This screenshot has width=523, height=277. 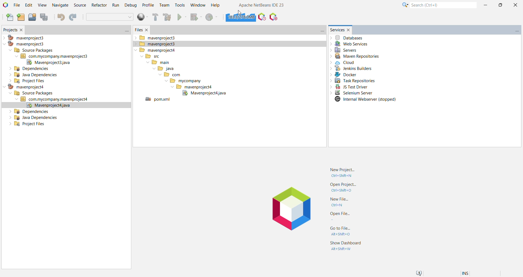 I want to click on mavenproject4, so click(x=23, y=87).